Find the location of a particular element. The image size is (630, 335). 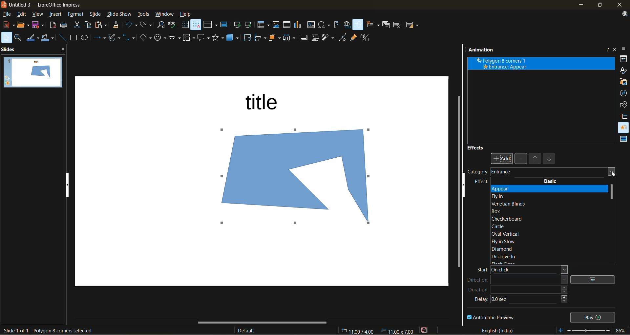

styles is located at coordinates (623, 70).